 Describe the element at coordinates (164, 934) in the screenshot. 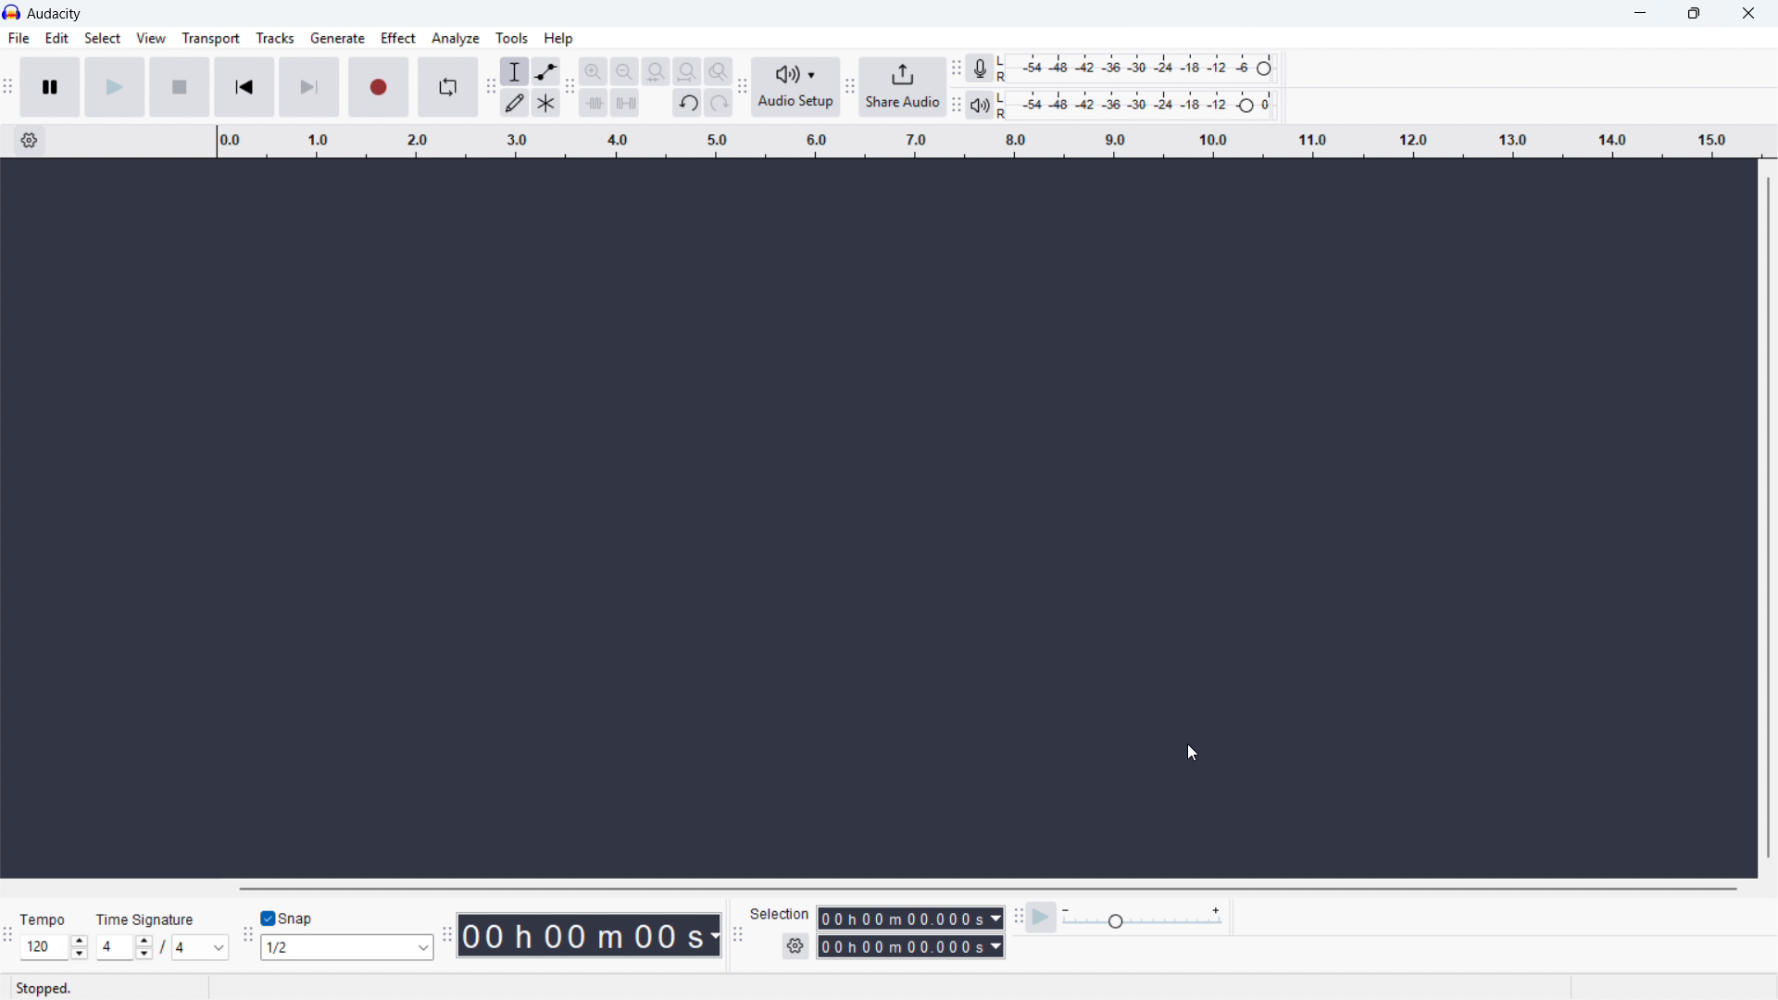

I see `set time signature` at that location.